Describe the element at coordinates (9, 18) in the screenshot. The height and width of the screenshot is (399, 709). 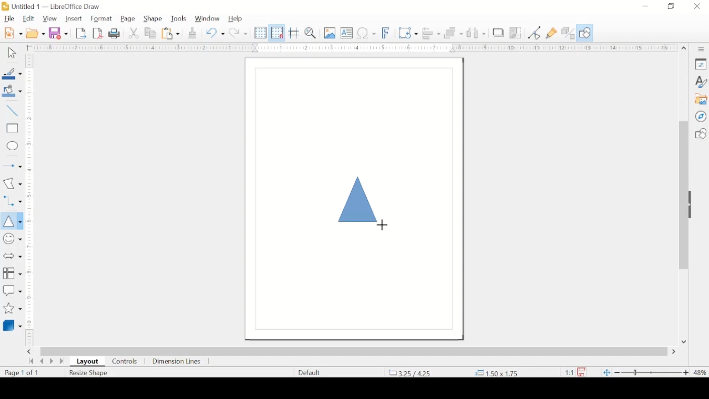
I see `file` at that location.